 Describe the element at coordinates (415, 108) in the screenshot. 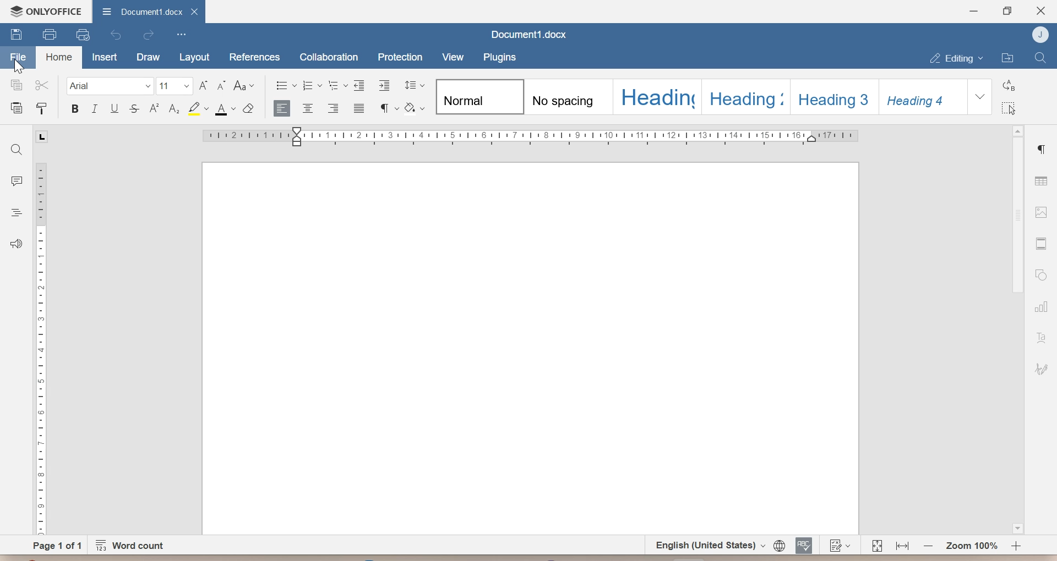

I see `Shading` at that location.